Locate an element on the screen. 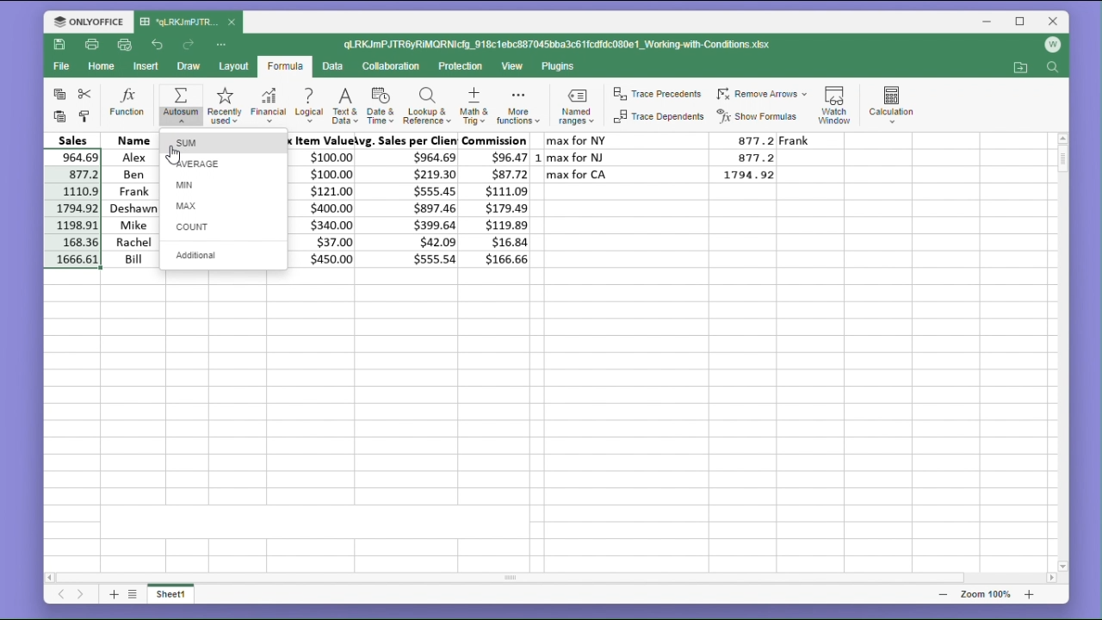 This screenshot has height=620, width=1102. horizontal scroll bar is located at coordinates (553, 578).